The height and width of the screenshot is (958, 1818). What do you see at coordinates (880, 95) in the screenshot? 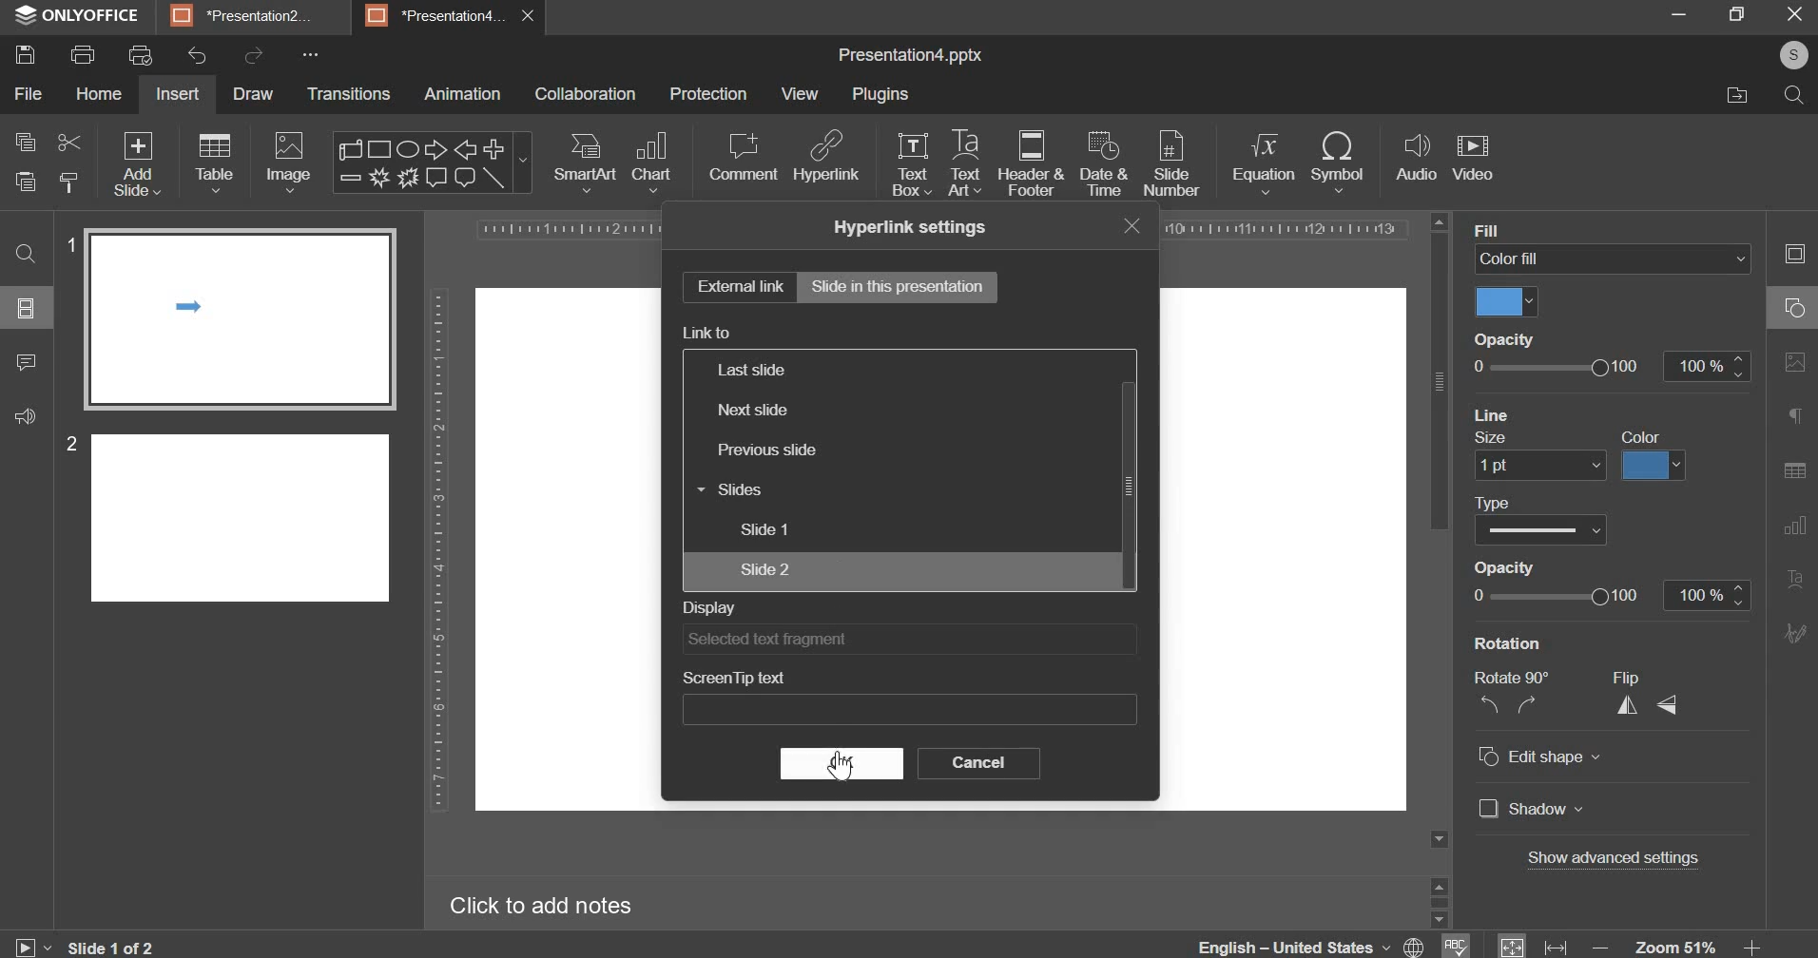
I see `plugins` at bounding box center [880, 95].